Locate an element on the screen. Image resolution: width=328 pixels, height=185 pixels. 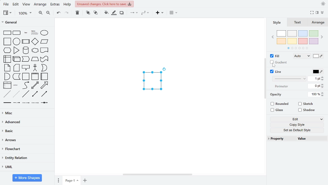
general shapes is located at coordinates (7, 85).